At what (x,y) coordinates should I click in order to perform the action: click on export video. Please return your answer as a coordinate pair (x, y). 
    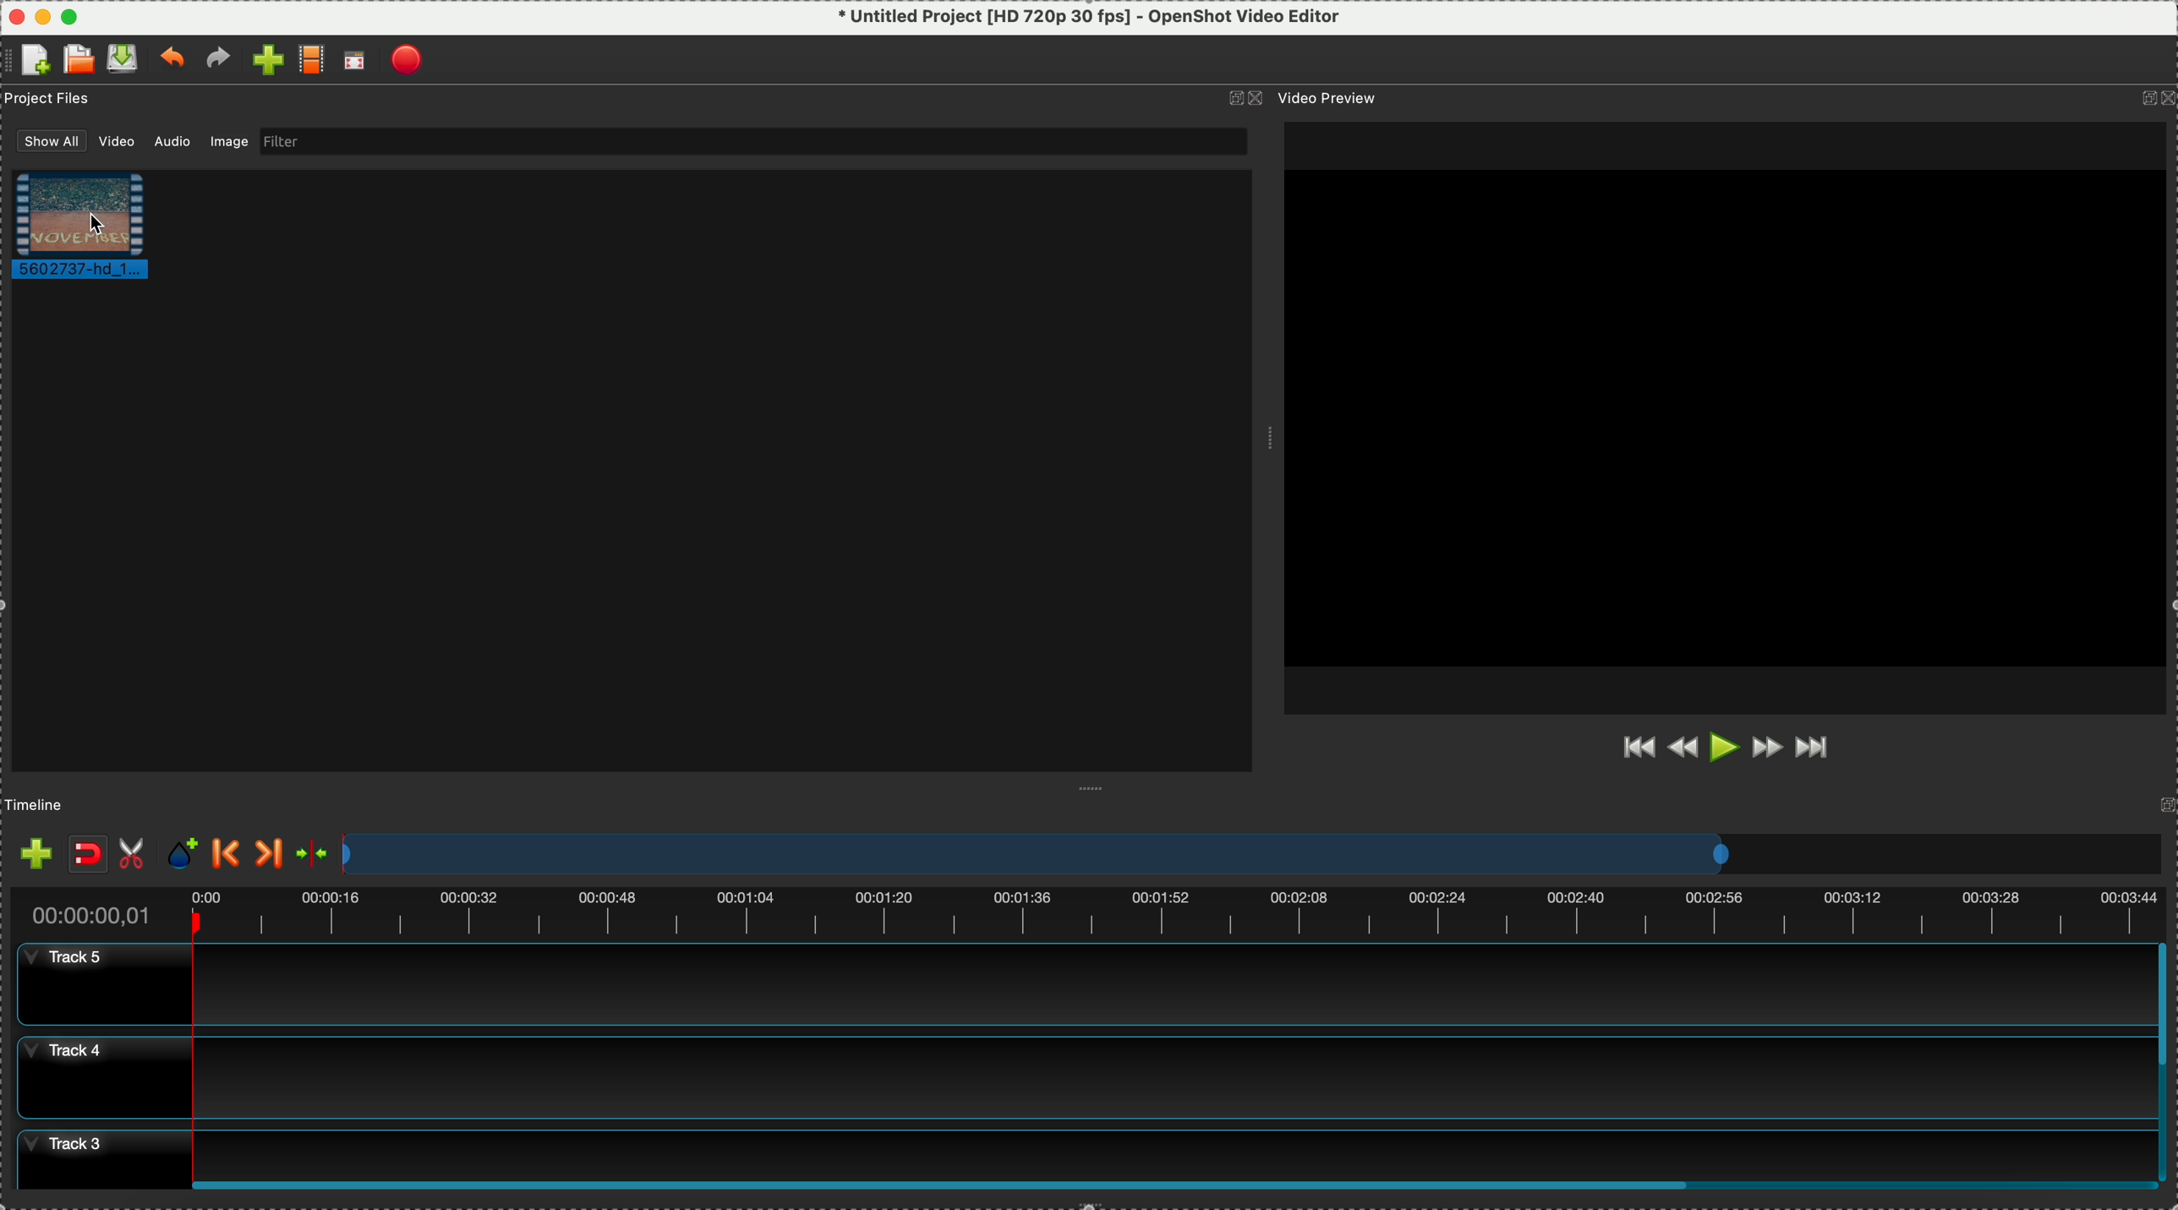
    Looking at the image, I should click on (409, 60).